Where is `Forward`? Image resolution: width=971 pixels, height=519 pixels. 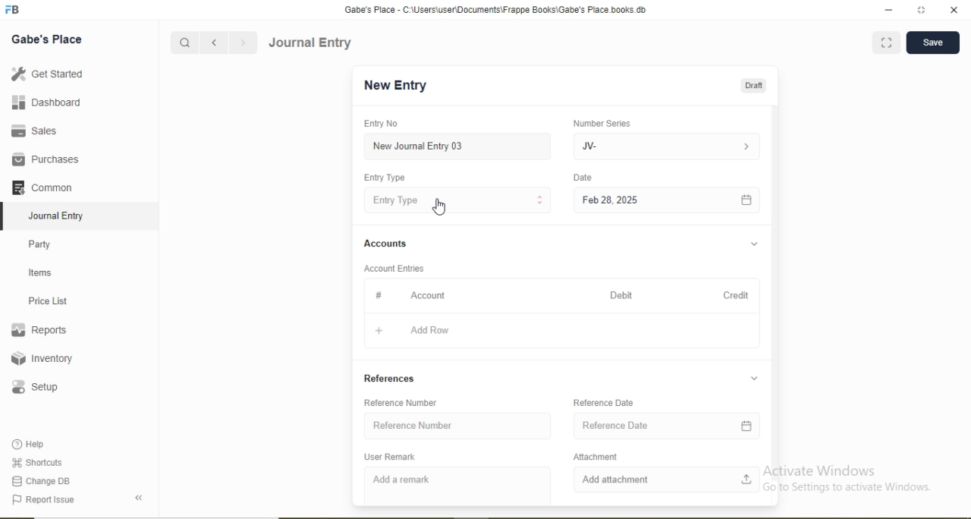 Forward is located at coordinates (244, 42).